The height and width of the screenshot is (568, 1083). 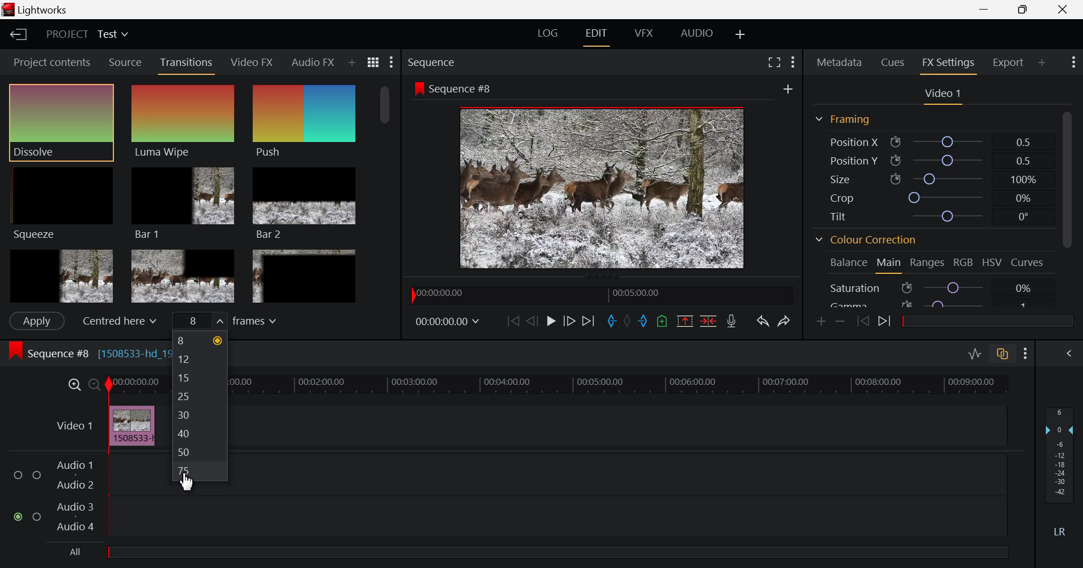 What do you see at coordinates (1063, 9) in the screenshot?
I see `Close` at bounding box center [1063, 9].